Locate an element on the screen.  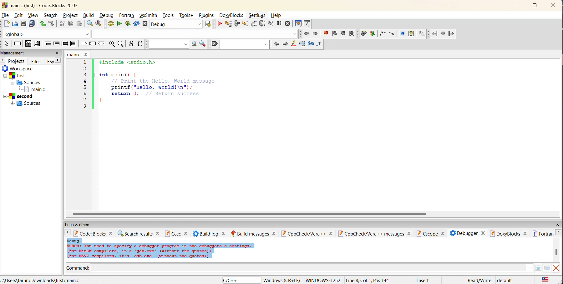
build messages is located at coordinates (255, 233).